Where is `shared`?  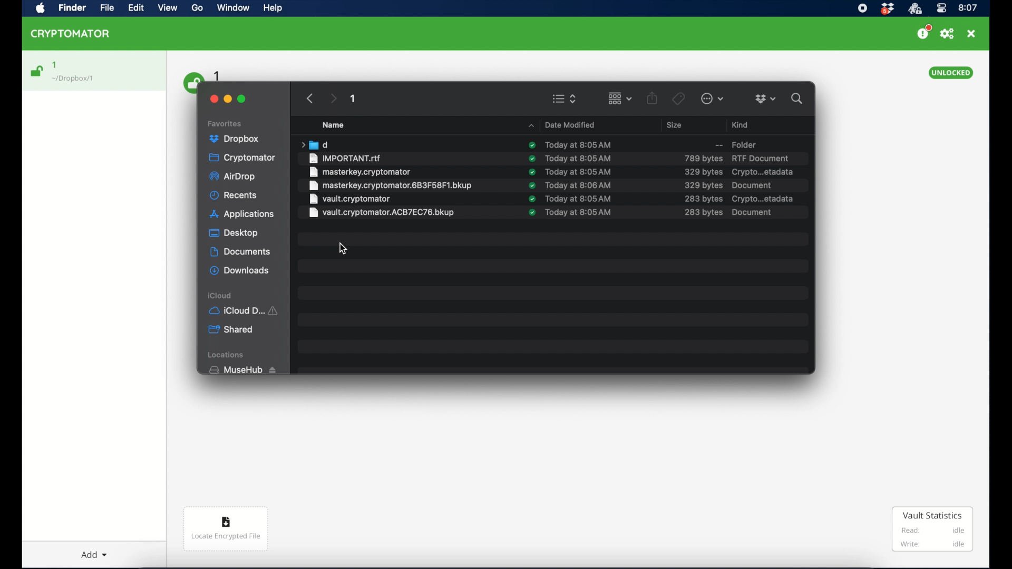
shared is located at coordinates (232, 330).